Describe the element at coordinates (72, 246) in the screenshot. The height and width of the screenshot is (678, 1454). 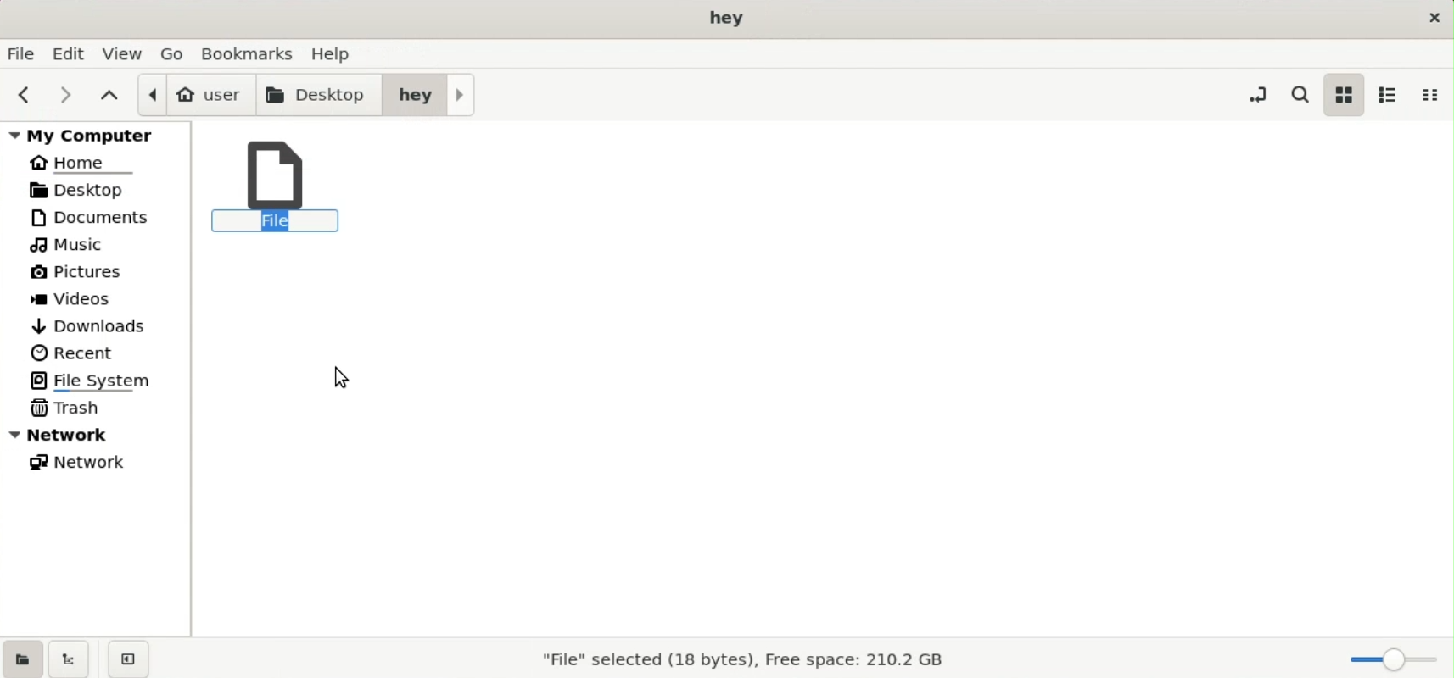
I see `music` at that location.